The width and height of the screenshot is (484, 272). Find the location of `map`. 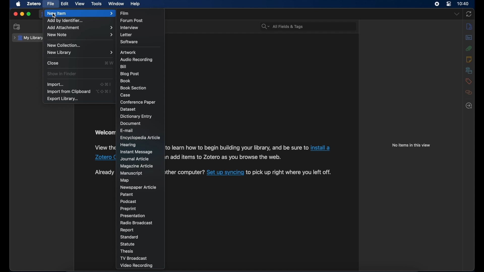

map is located at coordinates (126, 180).